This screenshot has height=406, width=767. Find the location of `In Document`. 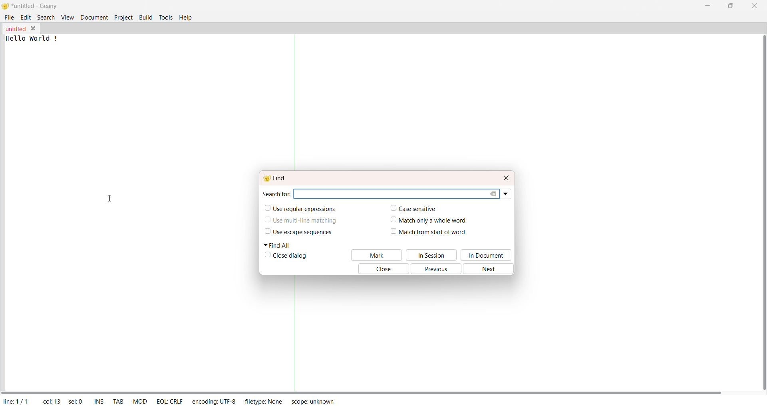

In Document is located at coordinates (488, 255).